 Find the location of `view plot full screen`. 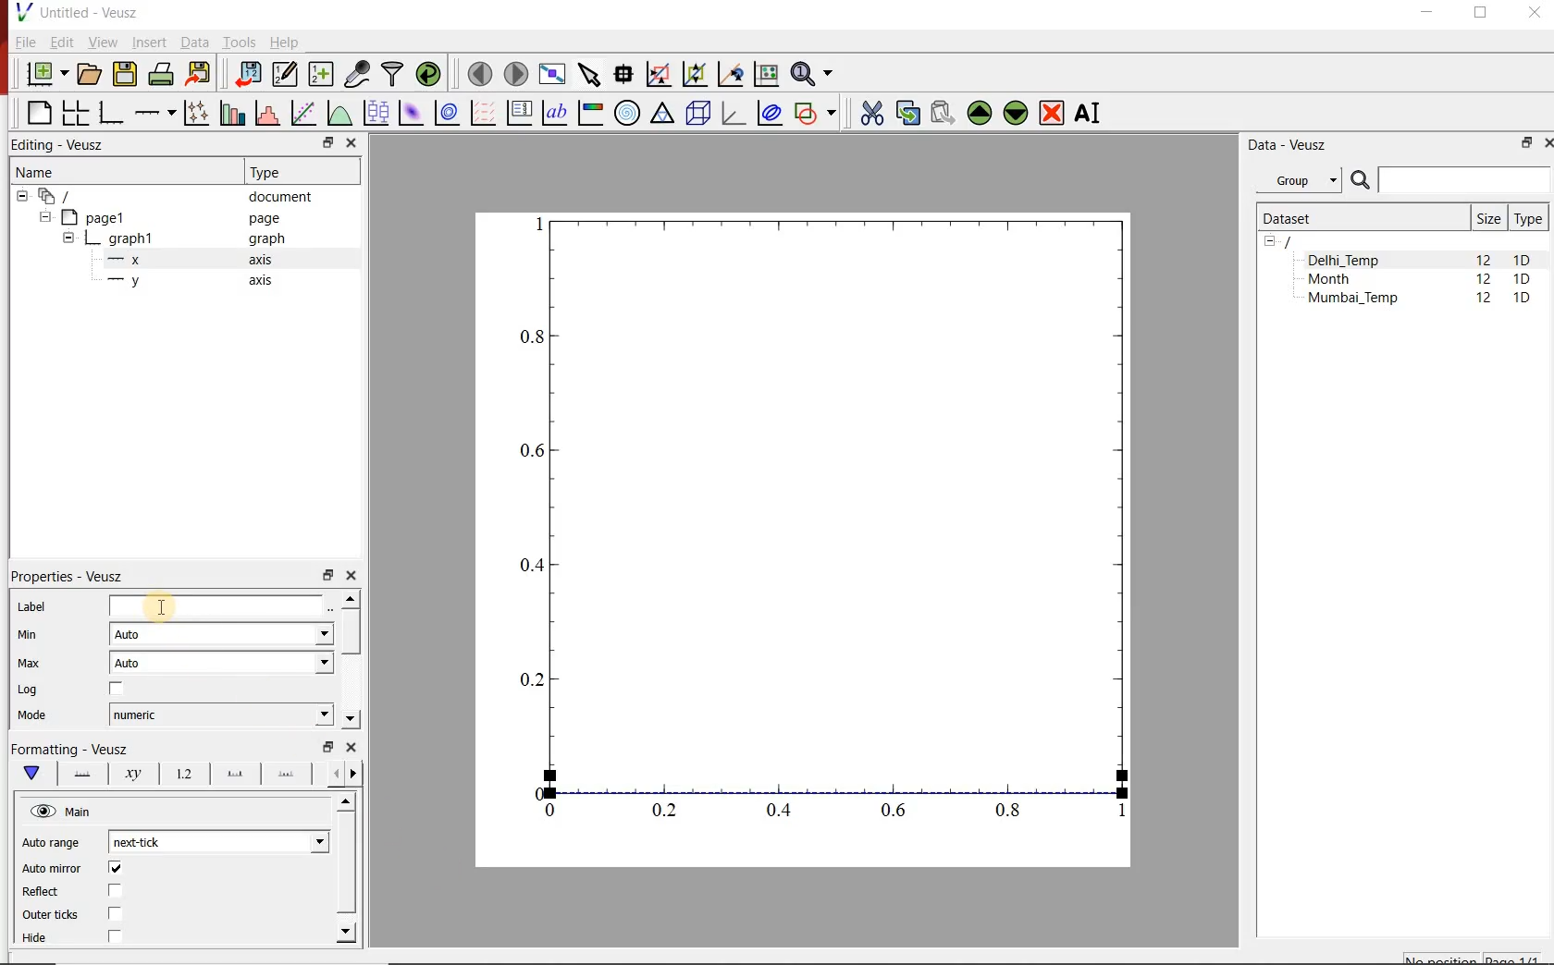

view plot full screen is located at coordinates (552, 75).